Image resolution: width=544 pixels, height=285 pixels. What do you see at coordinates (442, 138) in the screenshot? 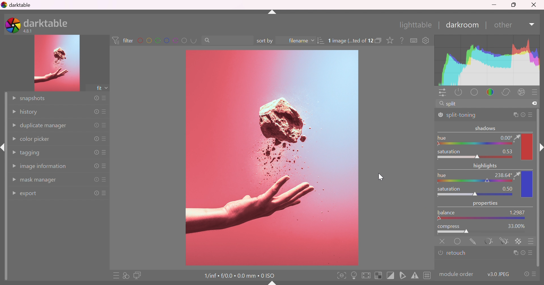
I see `hue` at bounding box center [442, 138].